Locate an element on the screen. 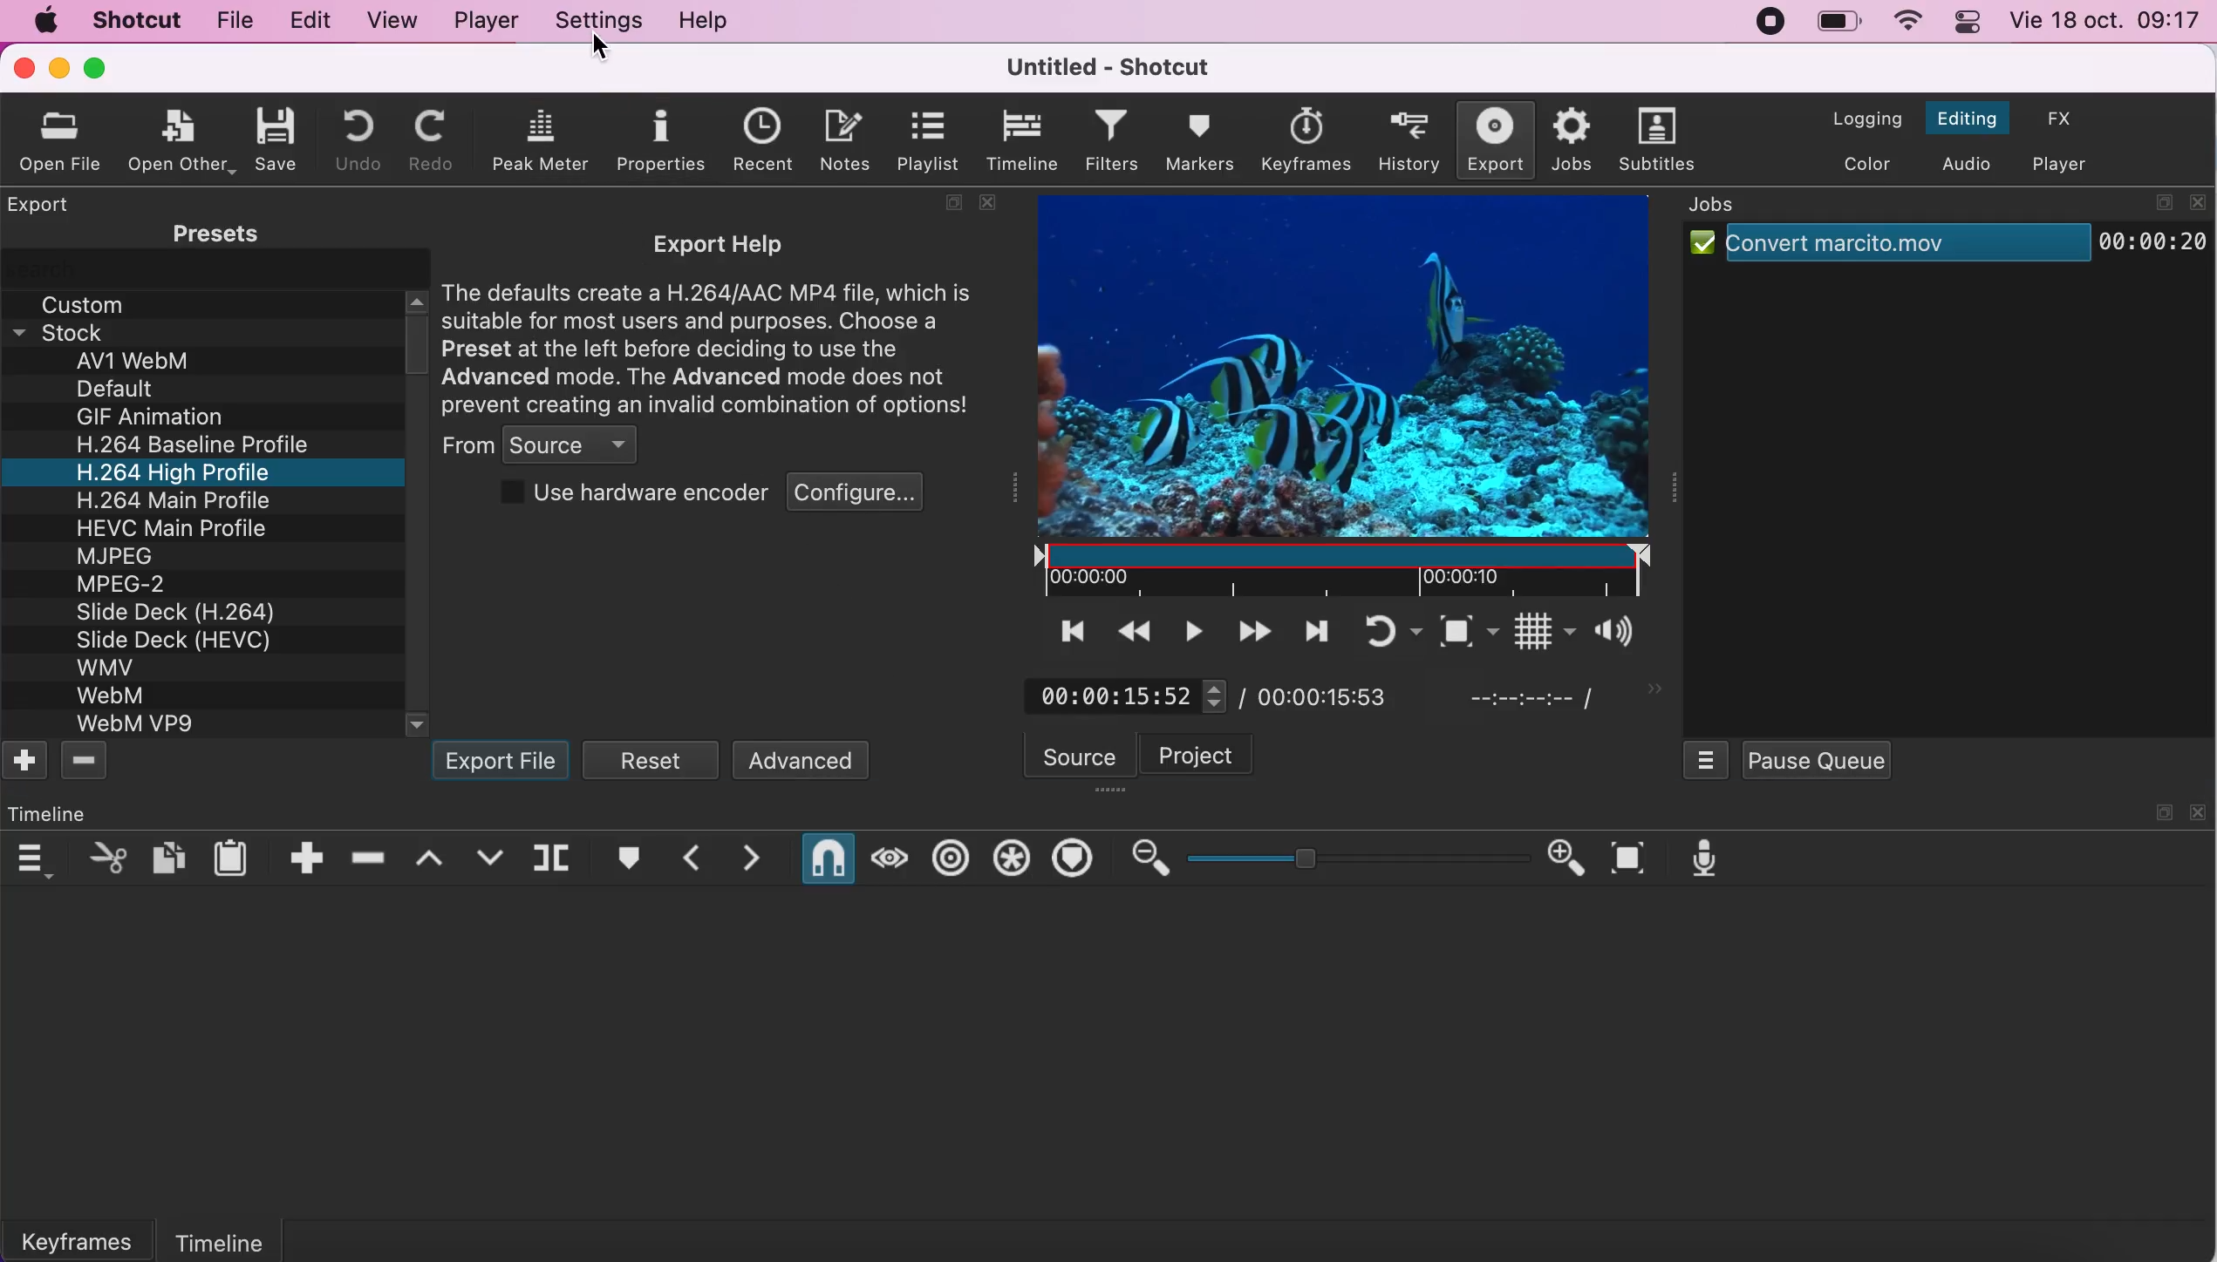  append is located at coordinates (305, 857).